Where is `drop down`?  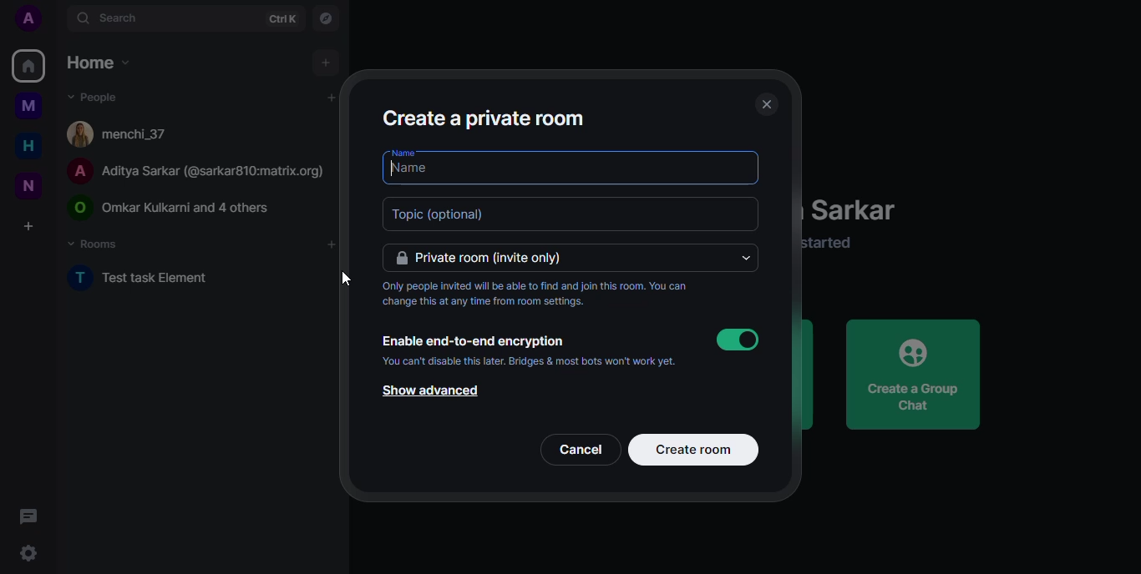
drop down is located at coordinates (746, 257).